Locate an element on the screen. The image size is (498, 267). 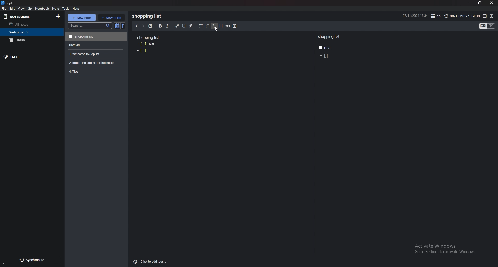
toggle sort order is located at coordinates (117, 26).